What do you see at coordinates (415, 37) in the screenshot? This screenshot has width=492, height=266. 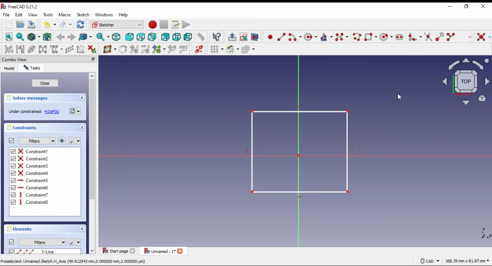 I see `create fillet` at bounding box center [415, 37].